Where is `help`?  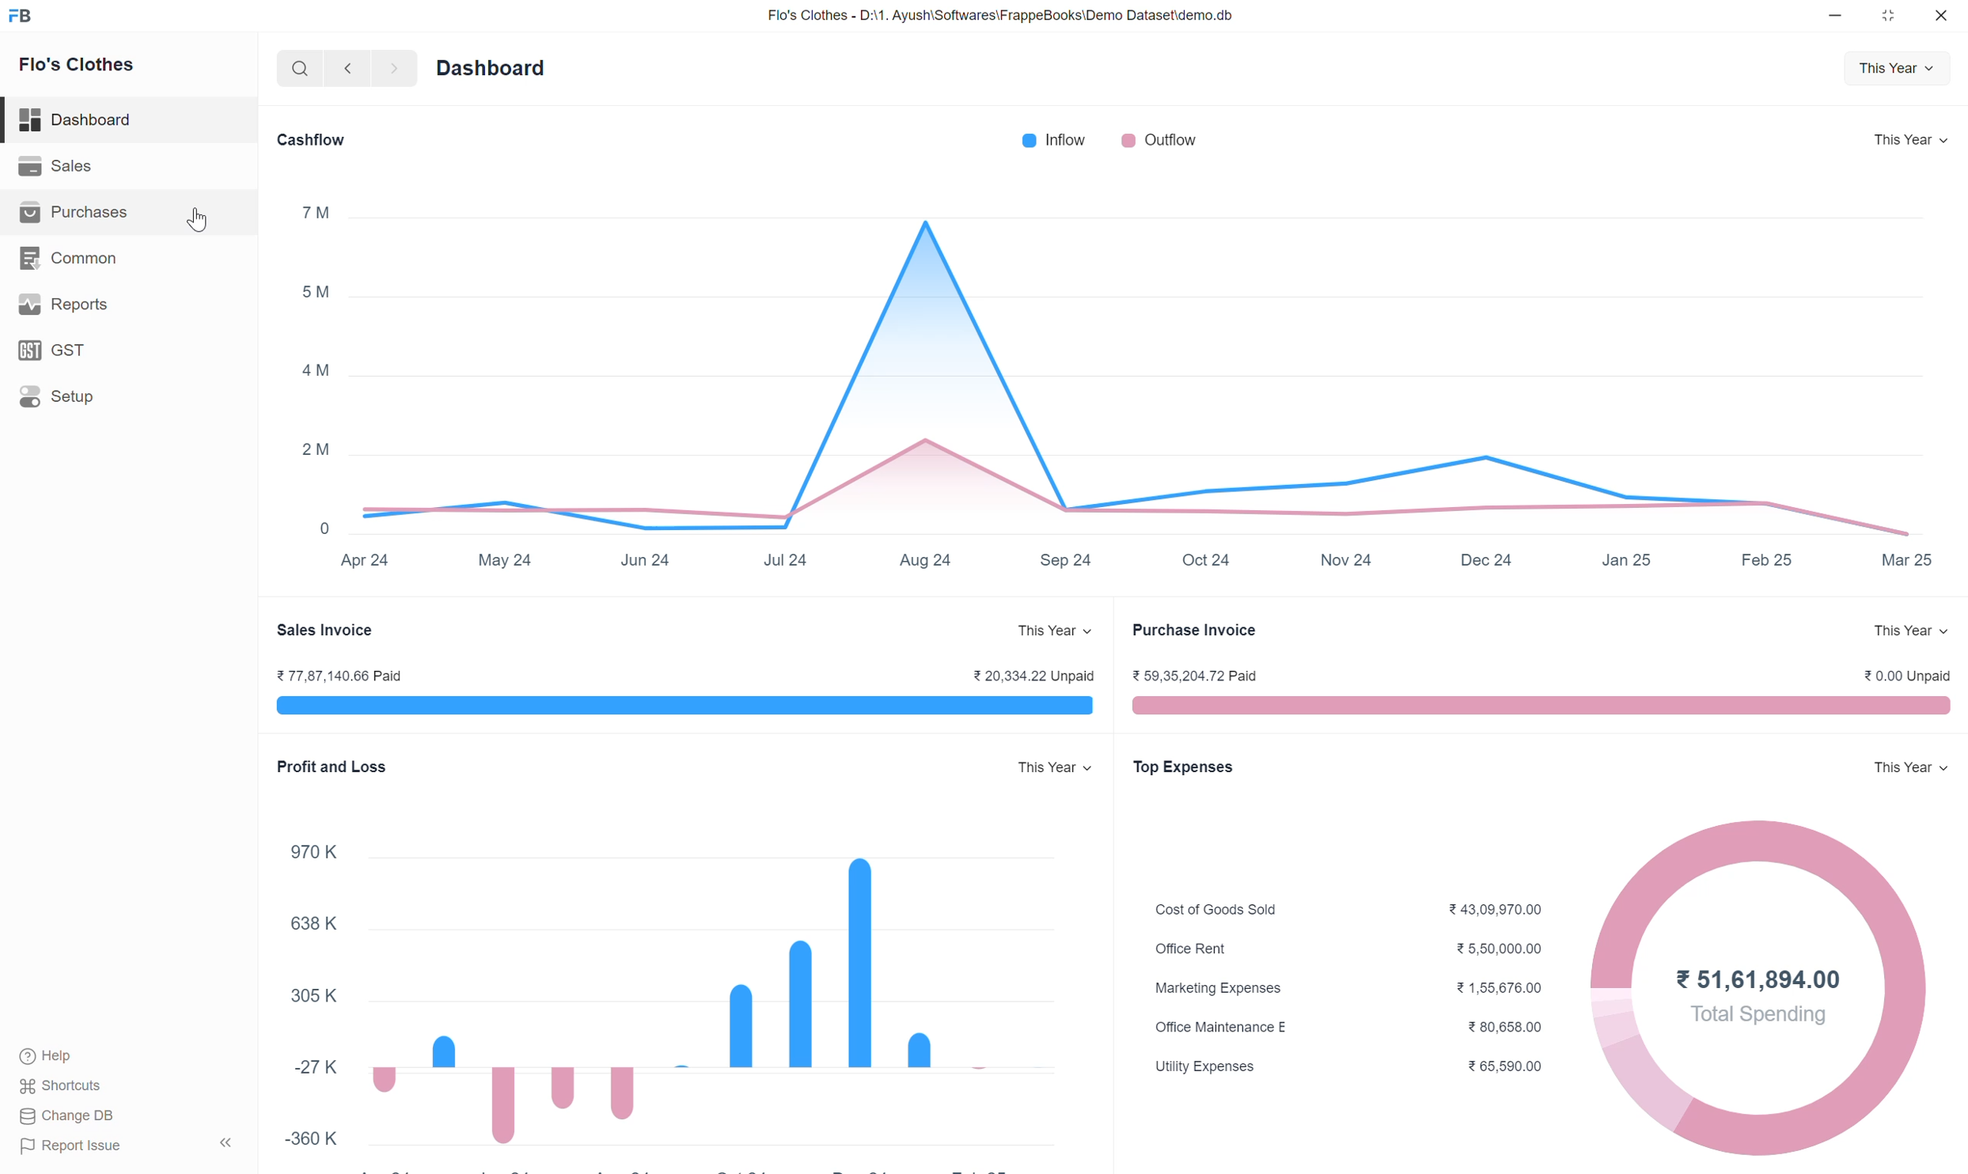 help is located at coordinates (47, 1058).